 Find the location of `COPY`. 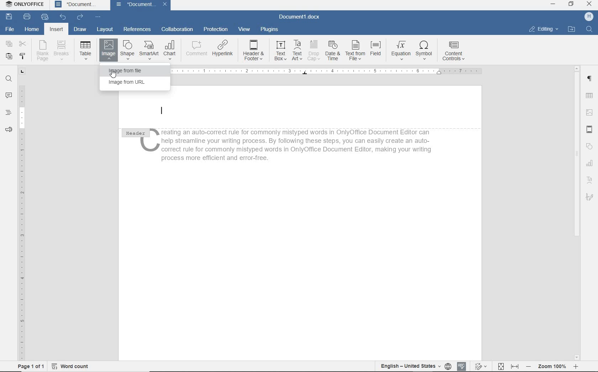

COPY is located at coordinates (9, 44).